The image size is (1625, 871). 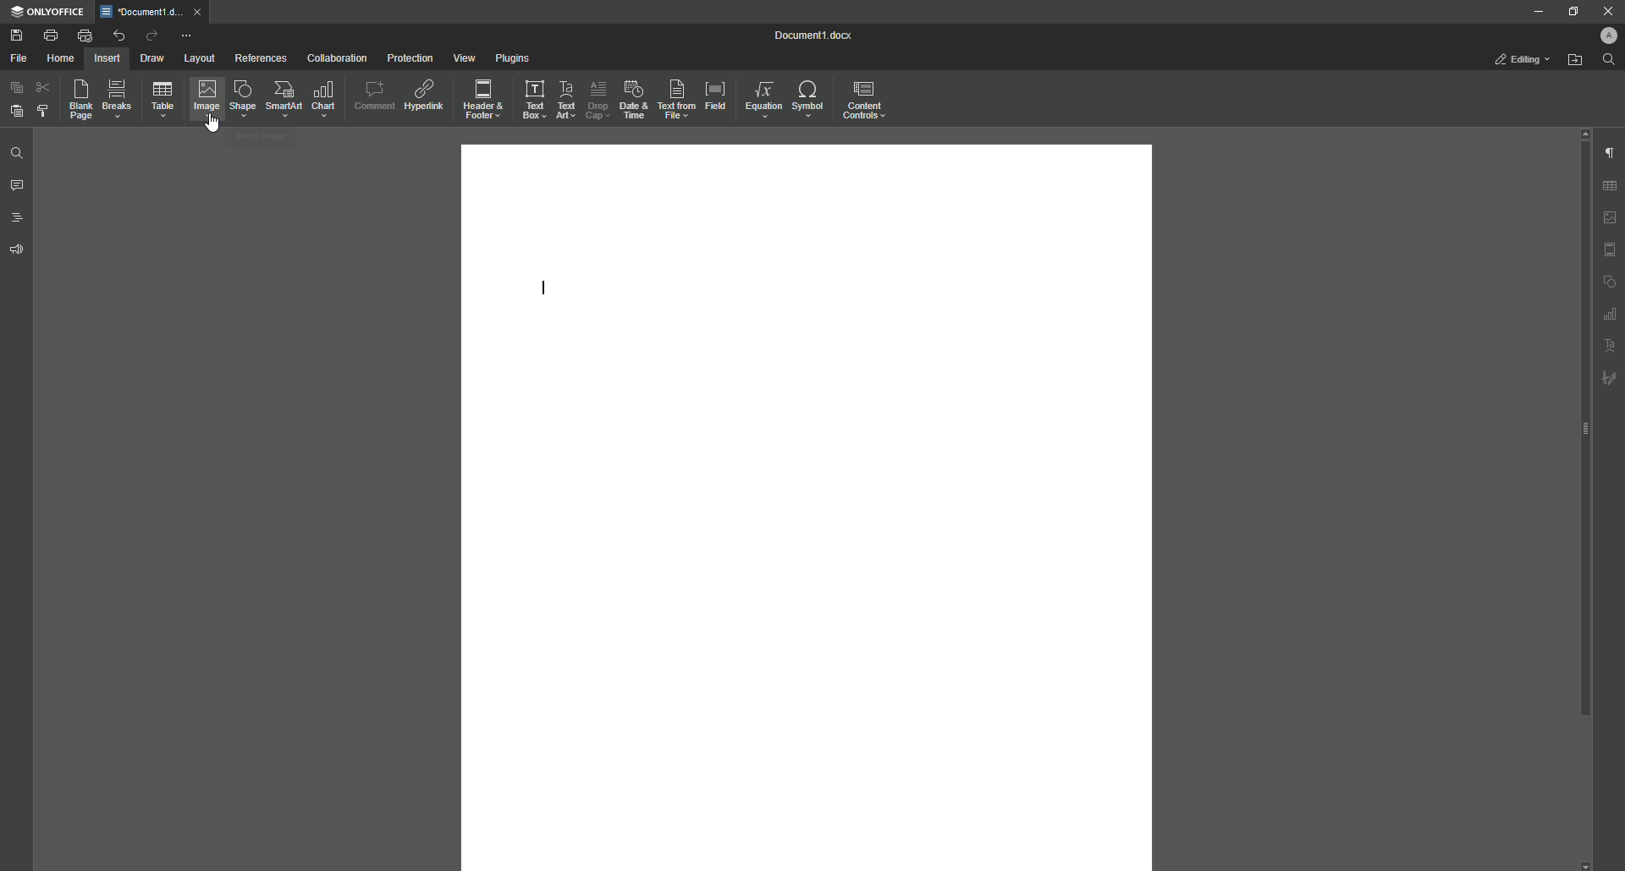 I want to click on Insert, so click(x=107, y=58).